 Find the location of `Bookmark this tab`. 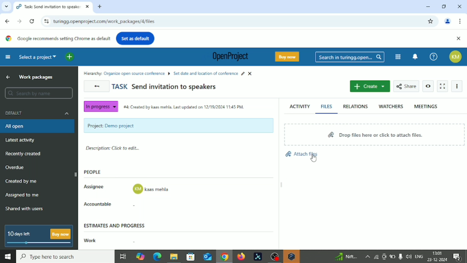

Bookmark this tab is located at coordinates (431, 21).